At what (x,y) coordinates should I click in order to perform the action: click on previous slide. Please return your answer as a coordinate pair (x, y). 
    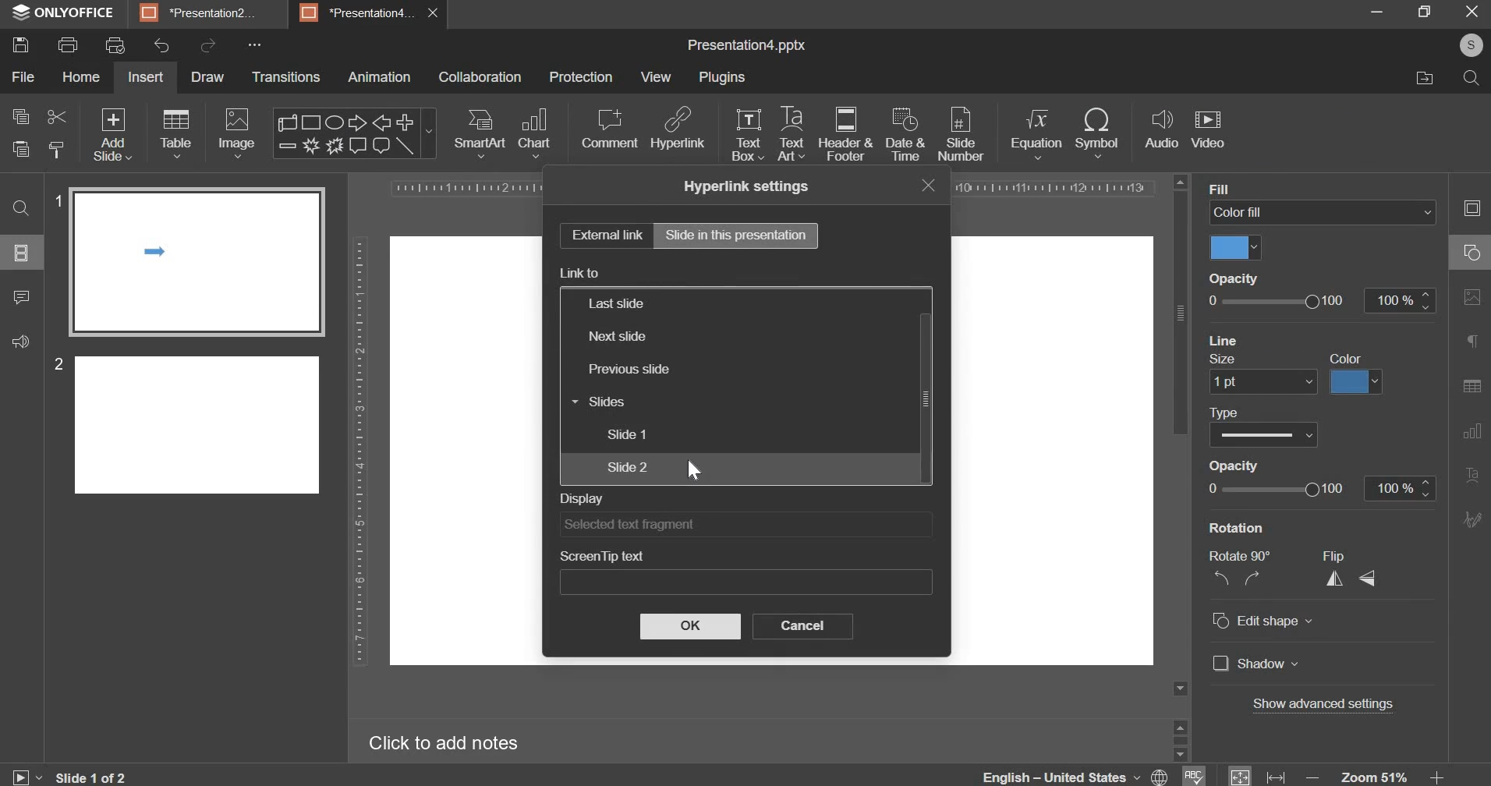
    Looking at the image, I should click on (627, 369).